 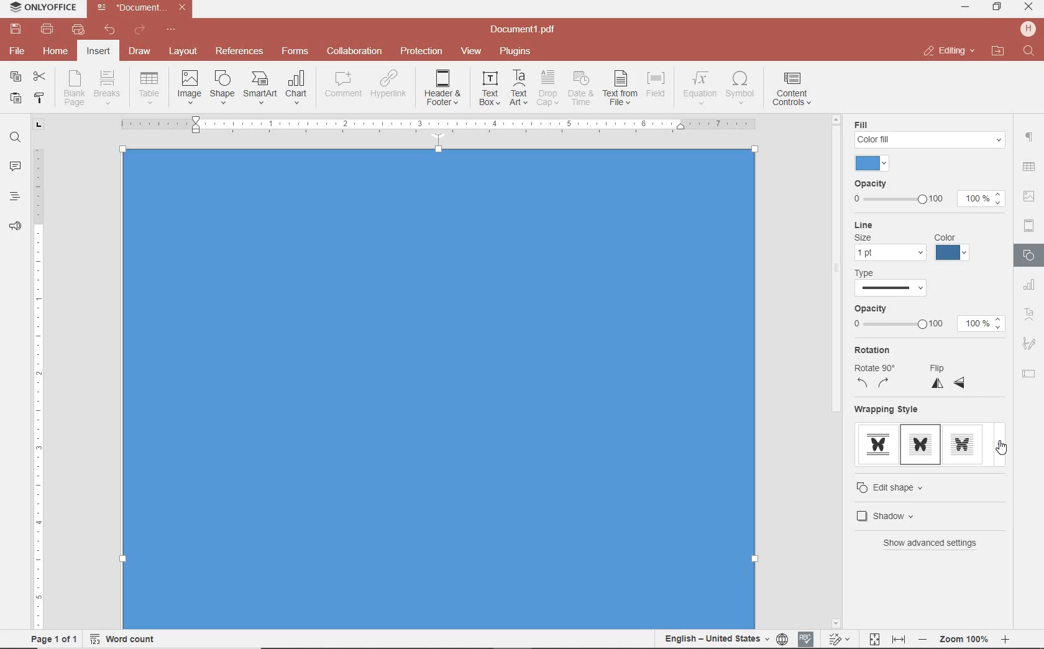 I want to click on COMMENT, so click(x=344, y=85).